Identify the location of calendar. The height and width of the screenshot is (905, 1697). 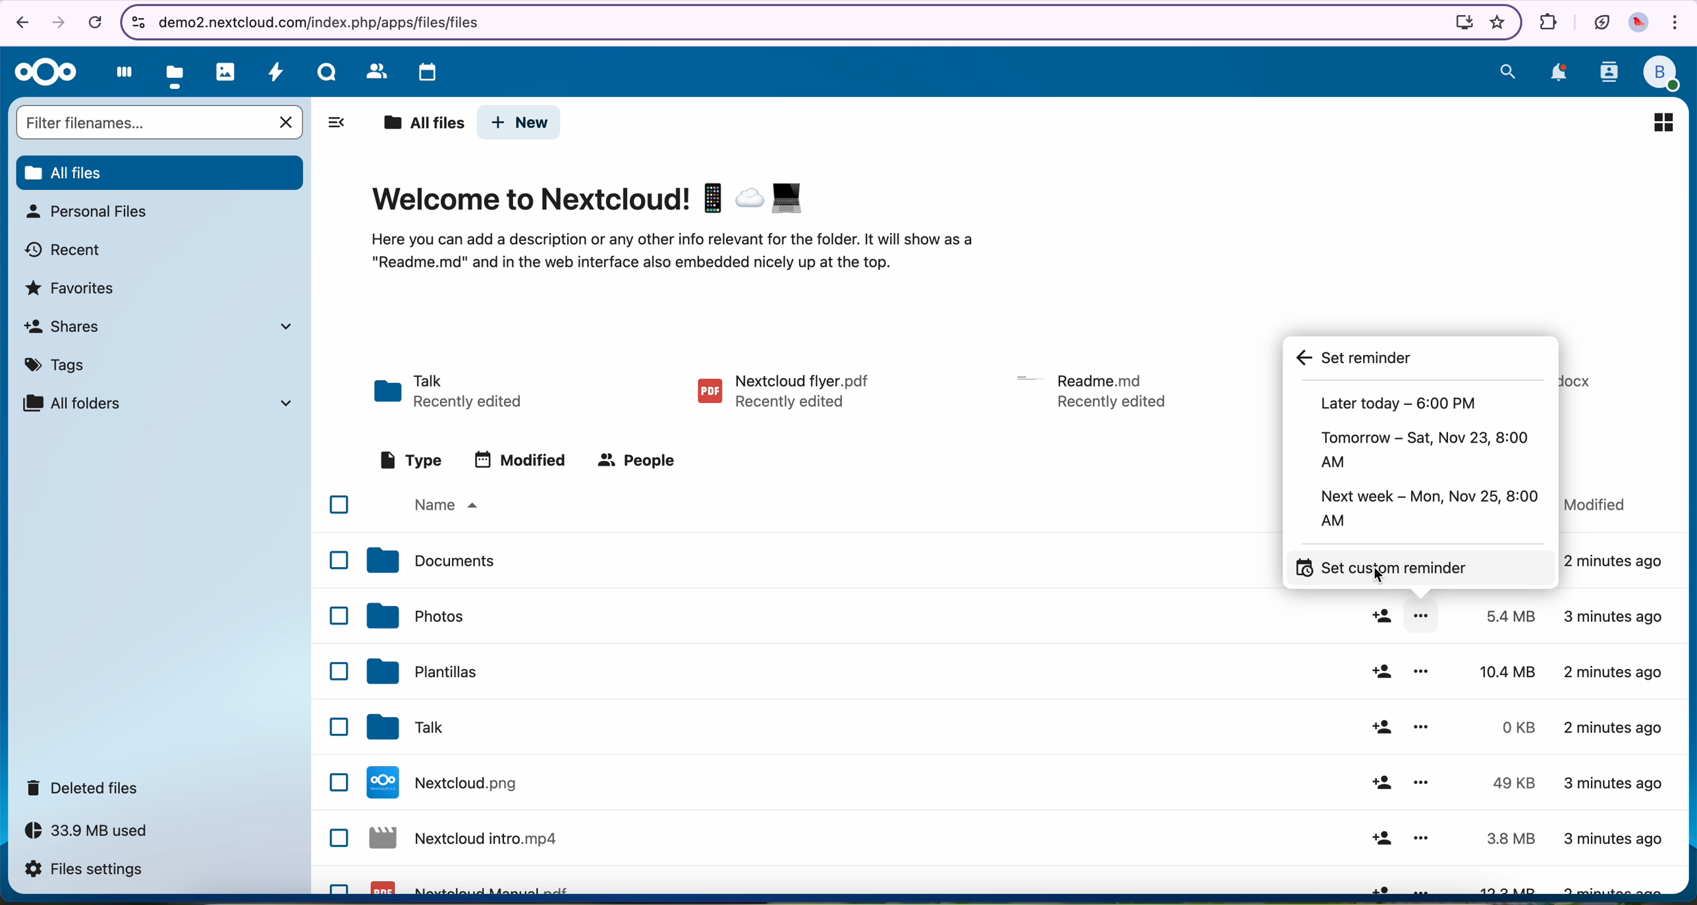
(420, 69).